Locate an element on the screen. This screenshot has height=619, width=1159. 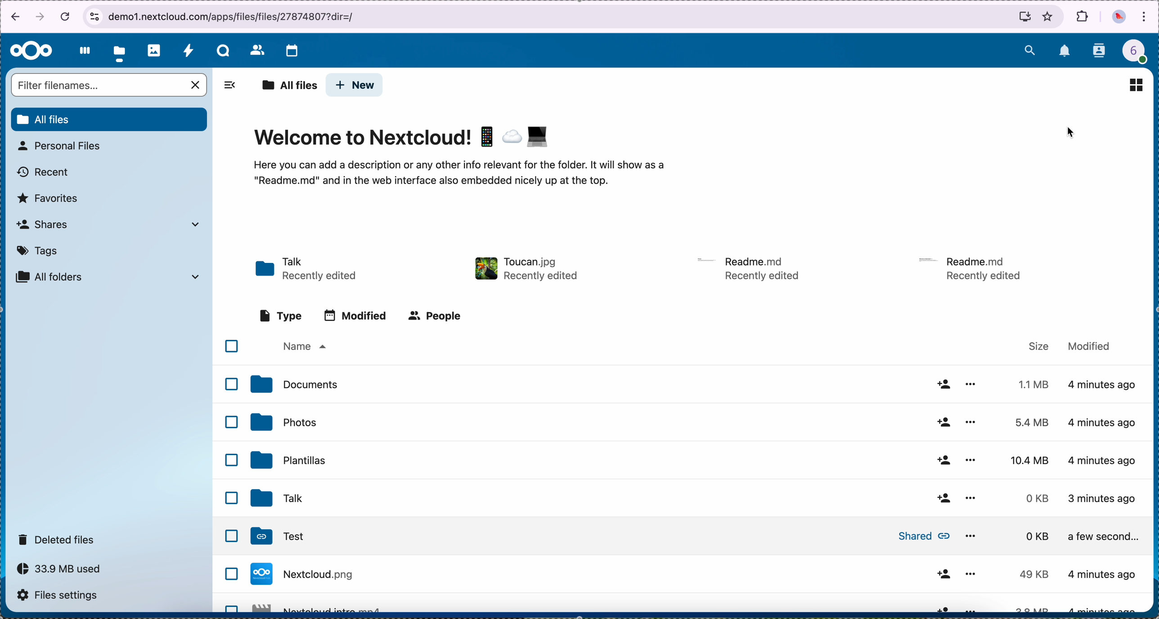
navigate foward is located at coordinates (40, 18).